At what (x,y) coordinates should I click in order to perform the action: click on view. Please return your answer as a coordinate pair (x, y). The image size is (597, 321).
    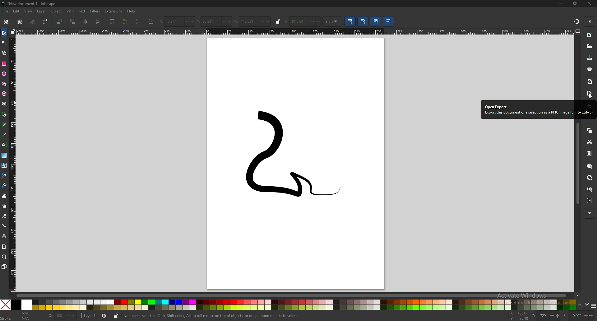
    Looking at the image, I should click on (29, 12).